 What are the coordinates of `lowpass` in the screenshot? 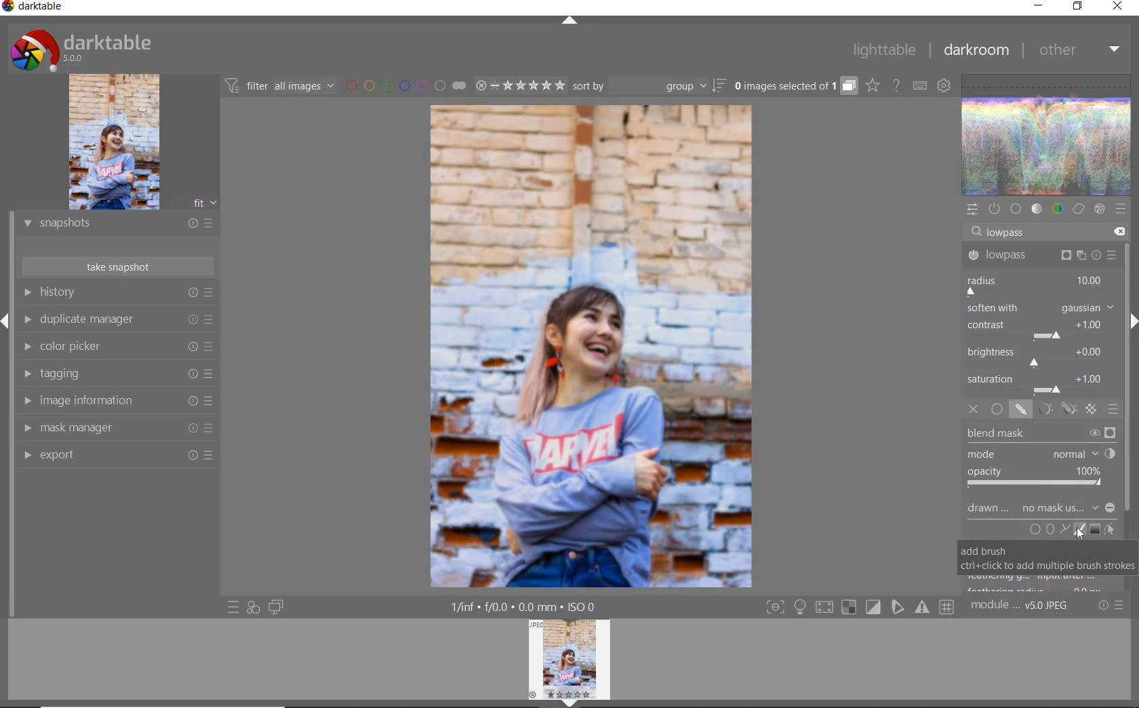 It's located at (1012, 233).